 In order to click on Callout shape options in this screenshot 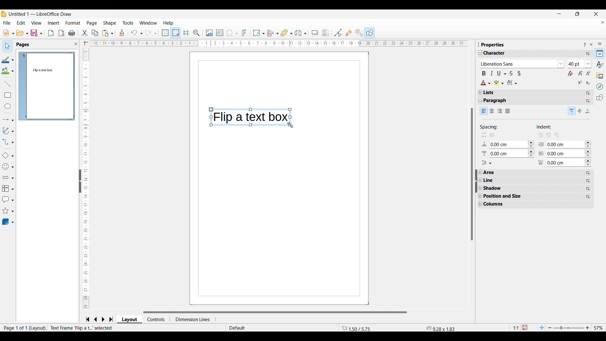, I will do `click(8, 200)`.